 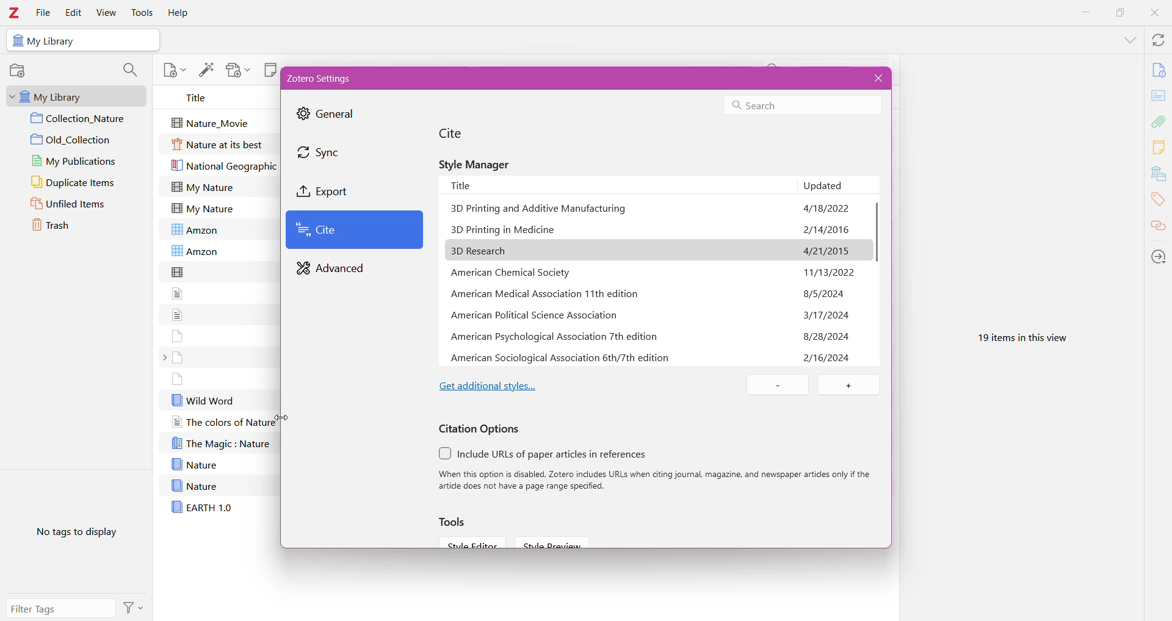 I want to click on Collection 2, so click(x=81, y=140).